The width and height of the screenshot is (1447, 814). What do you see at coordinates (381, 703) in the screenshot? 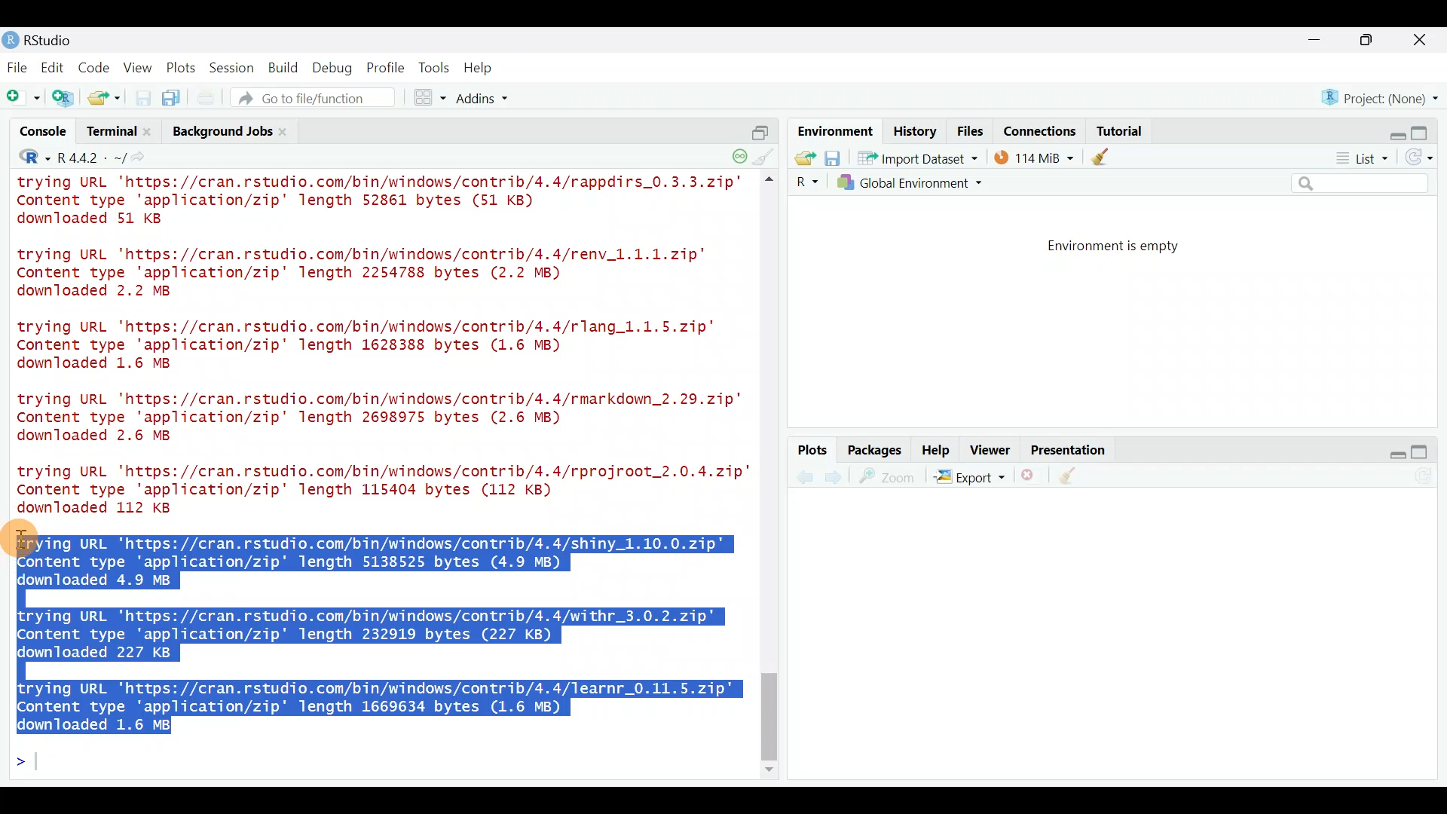
I see `trying URL 'https://cran.rstudio.com/bin/windows/contrib/4.4/learnr_0.11.5.zip"
Content type 'application/zip' length 1669634 bytes (1.6 MB)
downloaded 1.6` at bounding box center [381, 703].